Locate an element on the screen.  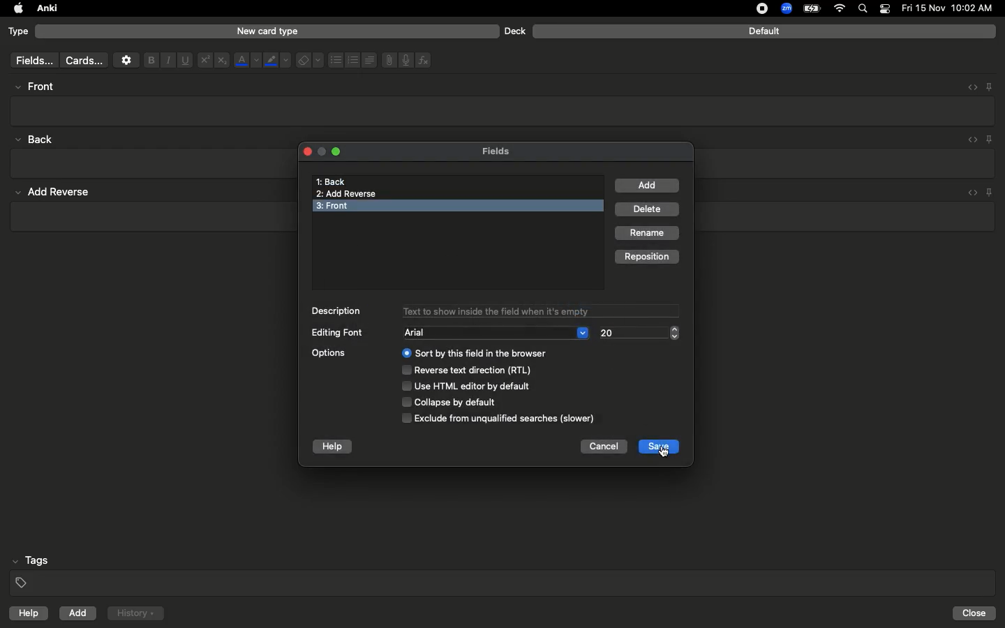
arial is located at coordinates (421, 333).